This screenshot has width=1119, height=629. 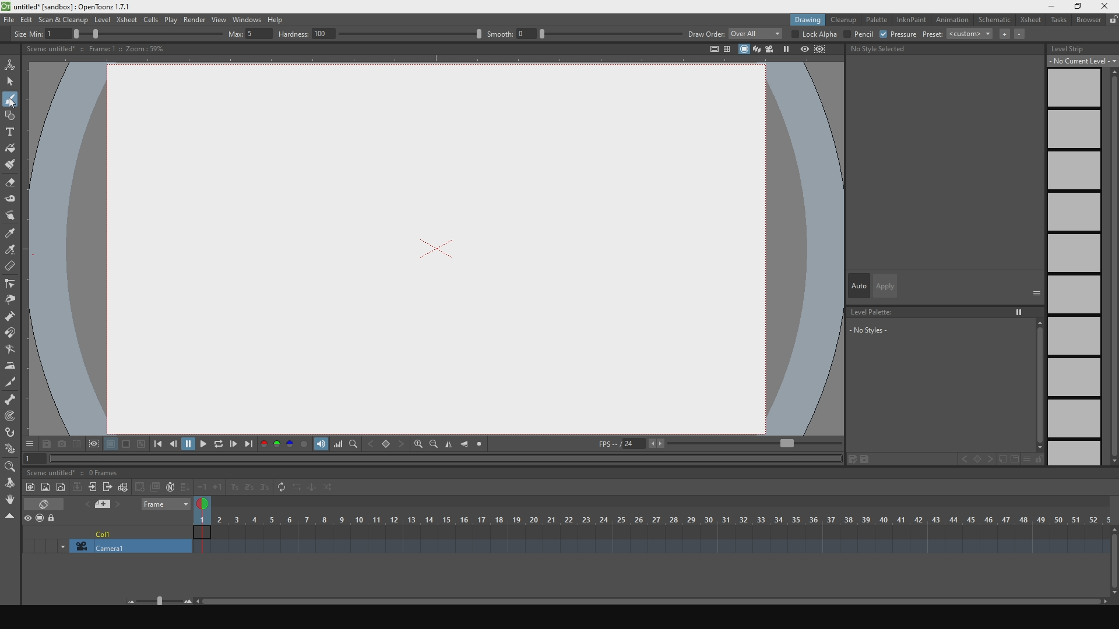 I want to click on size percentage, so click(x=152, y=34).